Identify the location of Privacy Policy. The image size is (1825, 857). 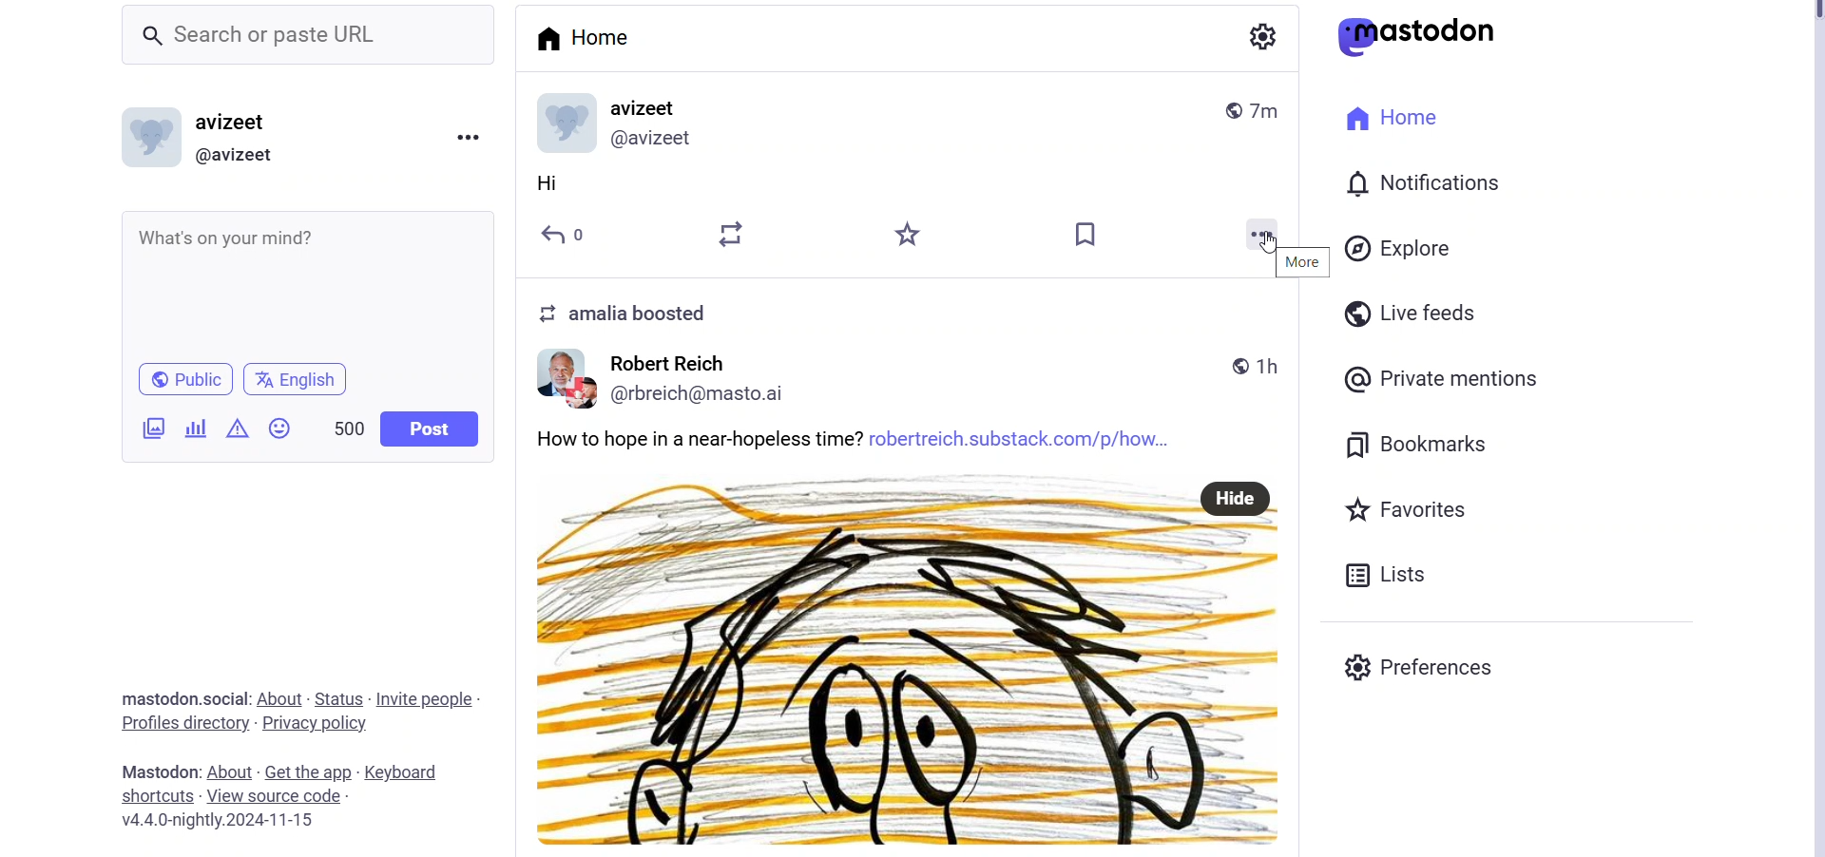
(319, 723).